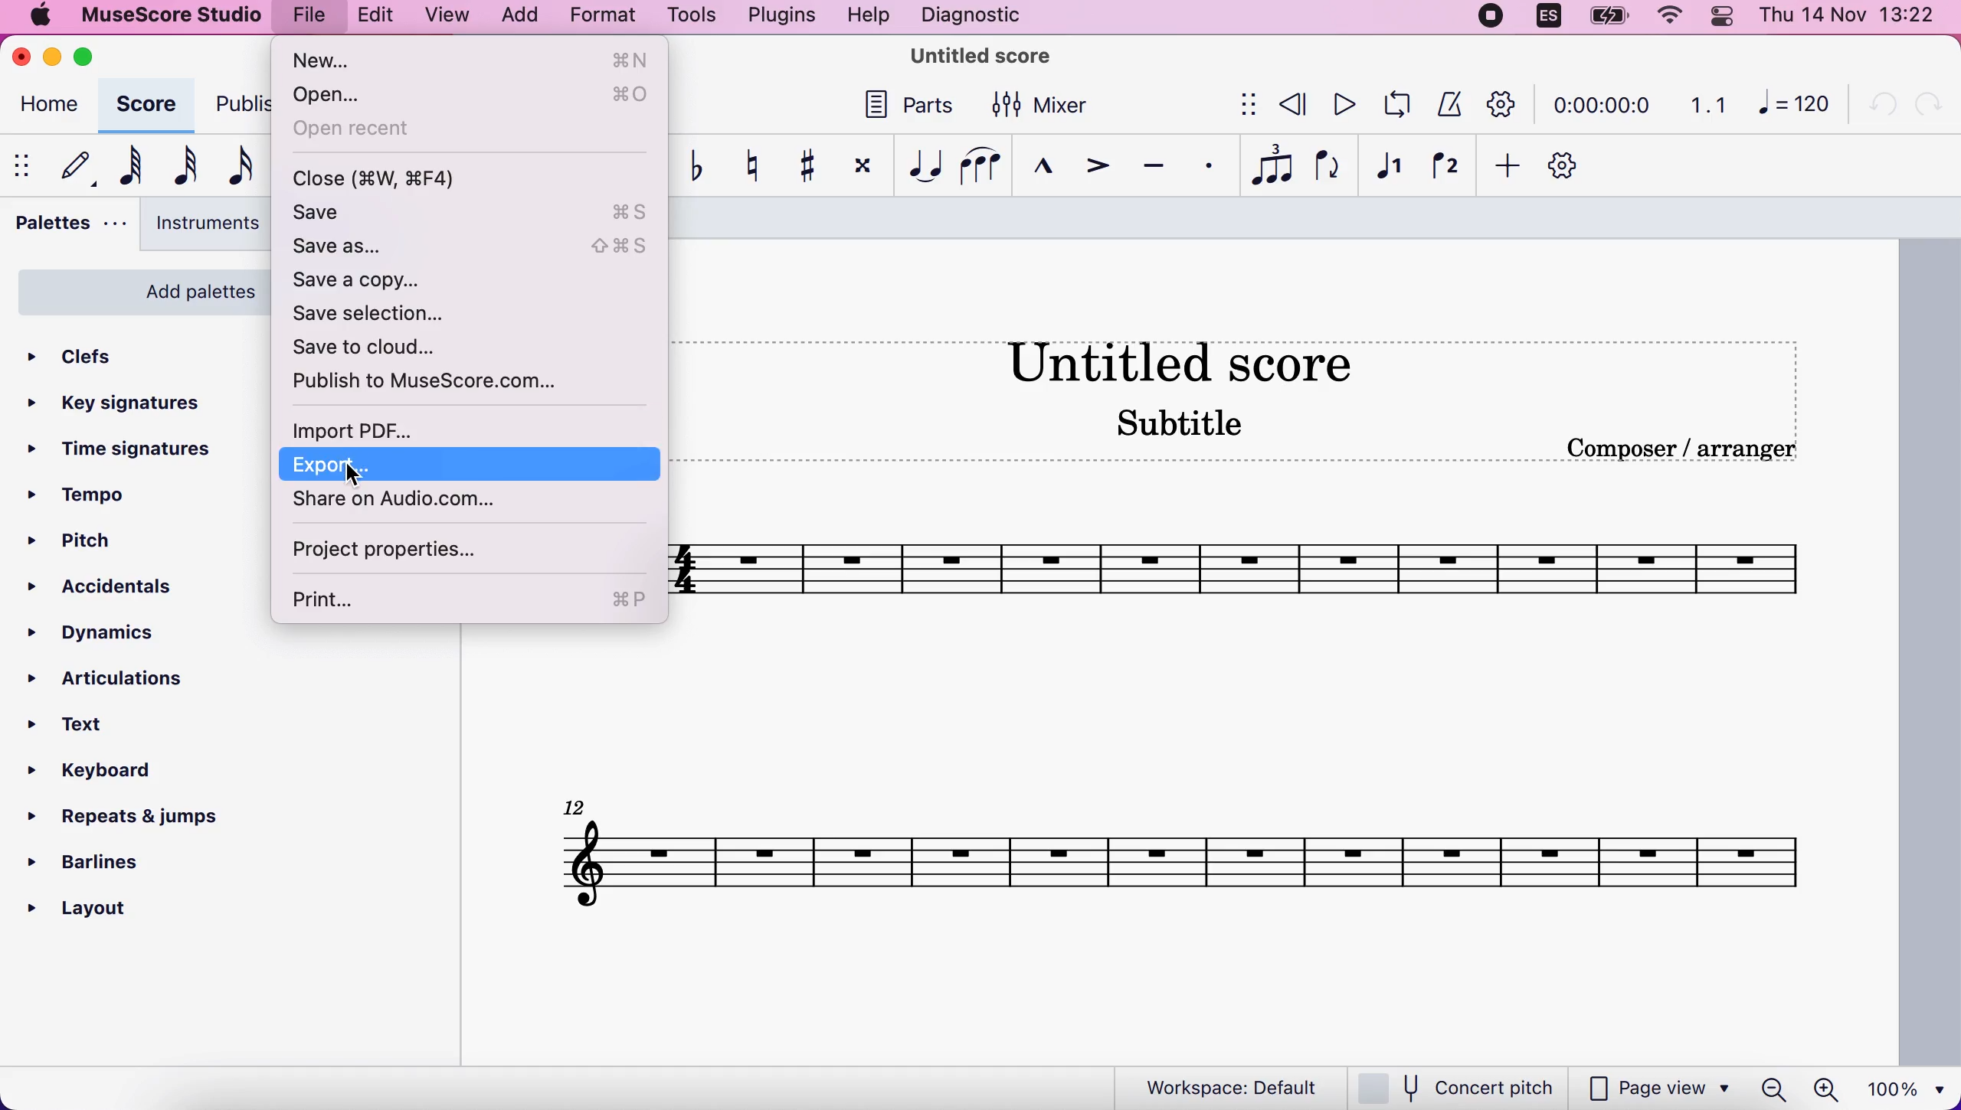 The height and width of the screenshot is (1110, 1961). Describe the element at coordinates (974, 13) in the screenshot. I see `diagnostic` at that location.